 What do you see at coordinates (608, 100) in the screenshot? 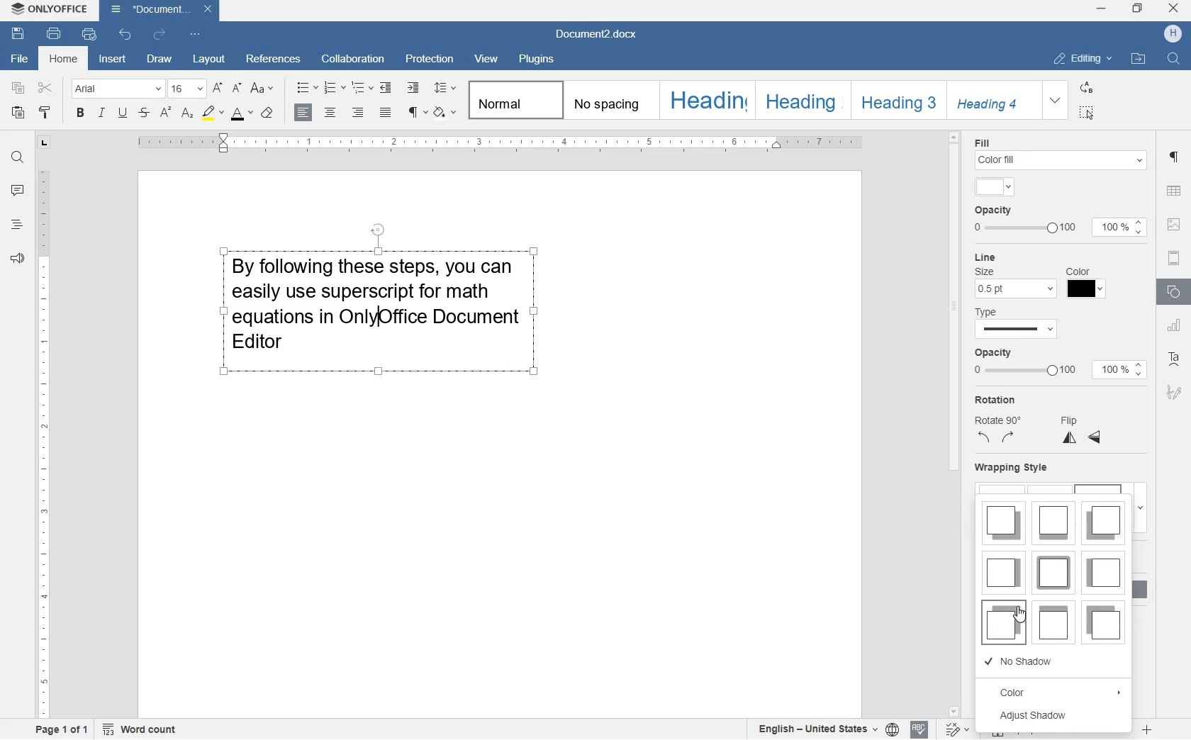
I see `No spacing` at bounding box center [608, 100].